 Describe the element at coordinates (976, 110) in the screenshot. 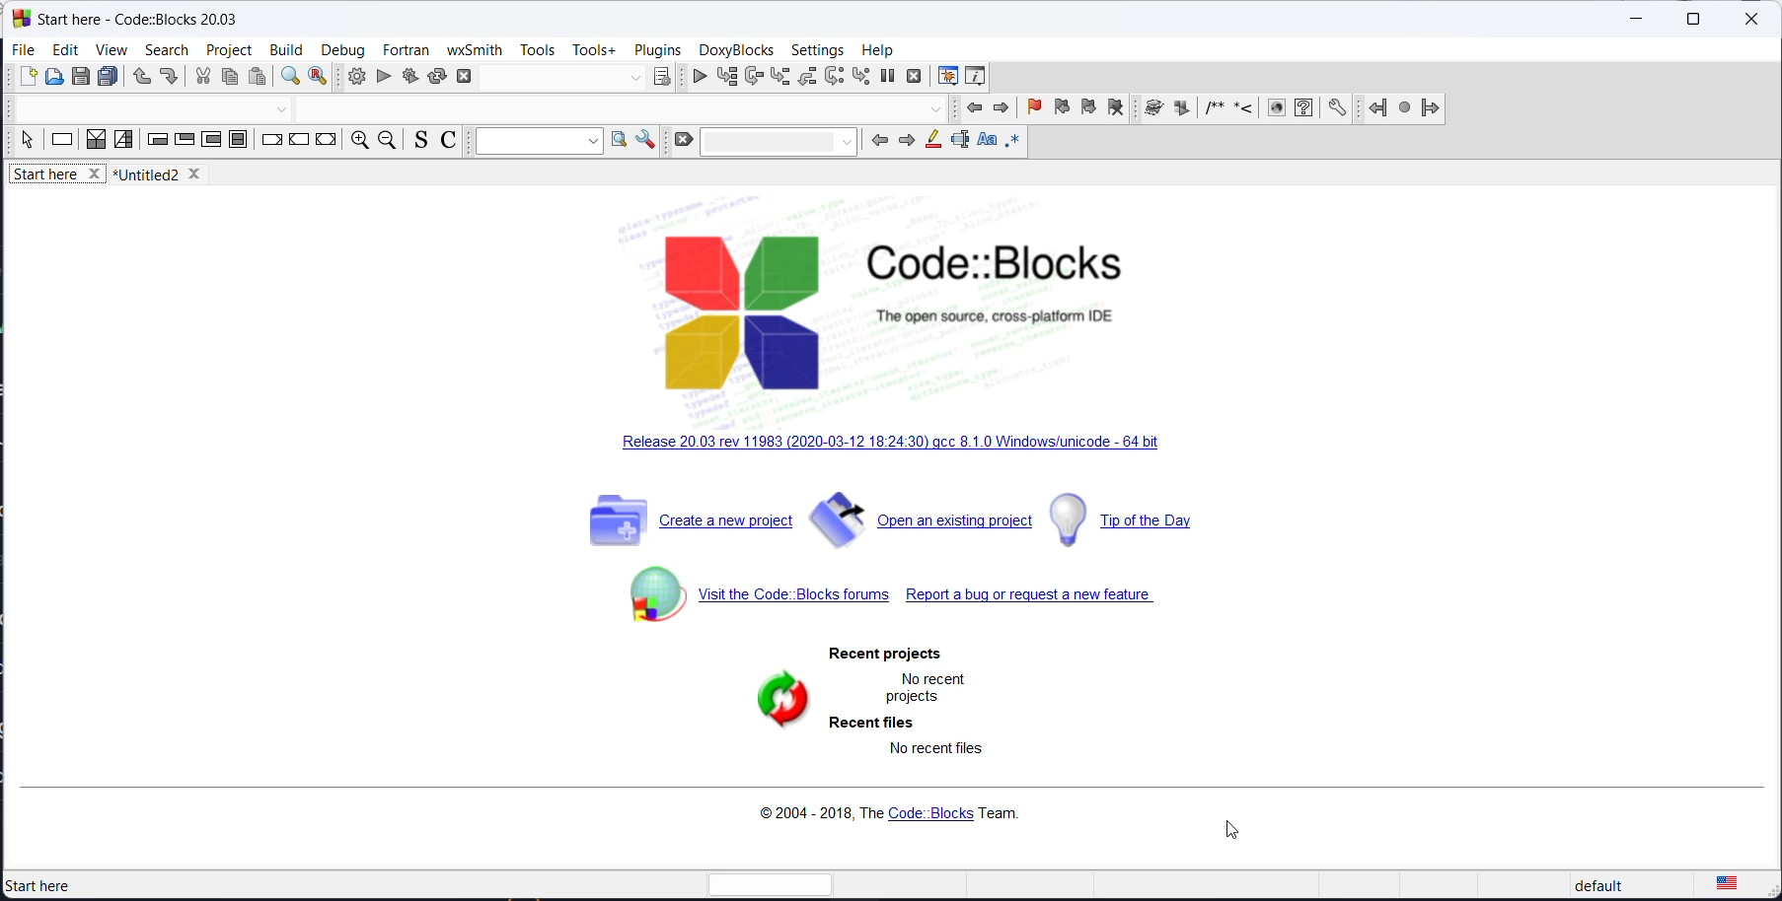

I see `previous` at that location.